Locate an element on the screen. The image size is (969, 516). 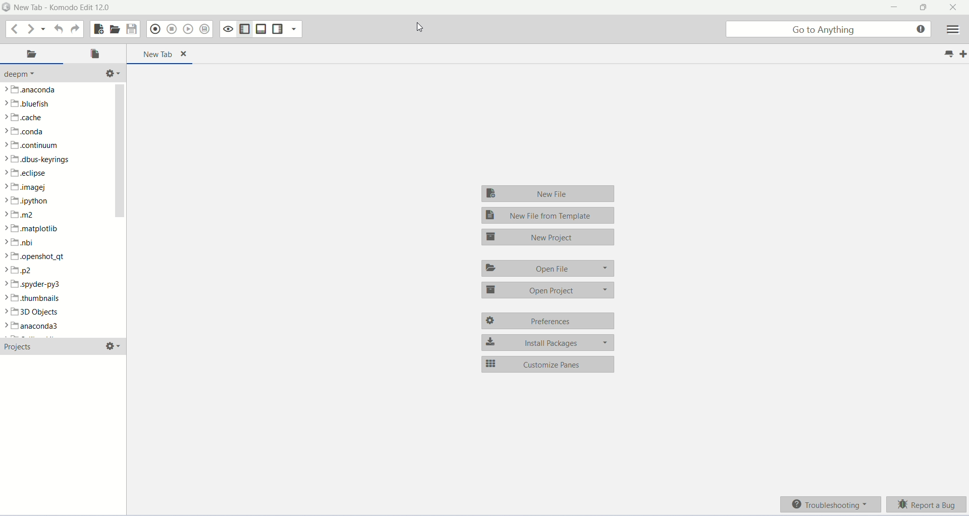
new project is located at coordinates (547, 238).